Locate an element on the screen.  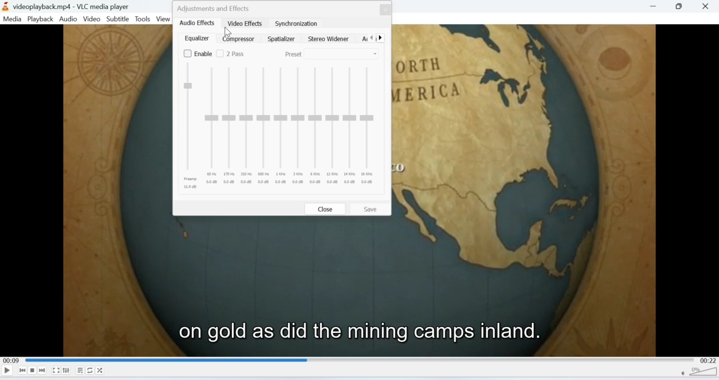
00:22 is located at coordinates (709, 360).